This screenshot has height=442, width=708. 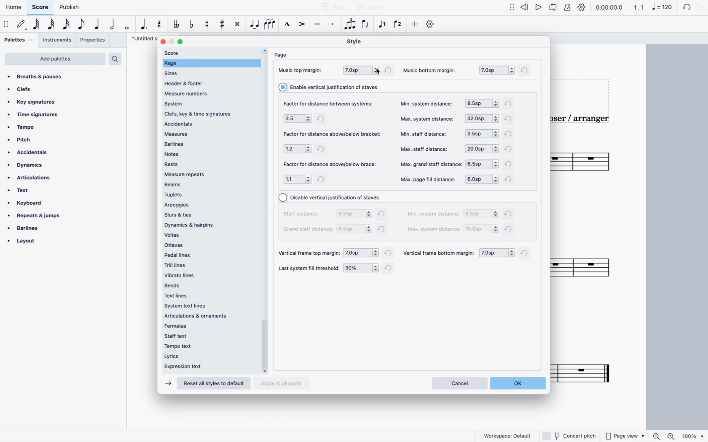 What do you see at coordinates (333, 25) in the screenshot?
I see `stacatto` at bounding box center [333, 25].